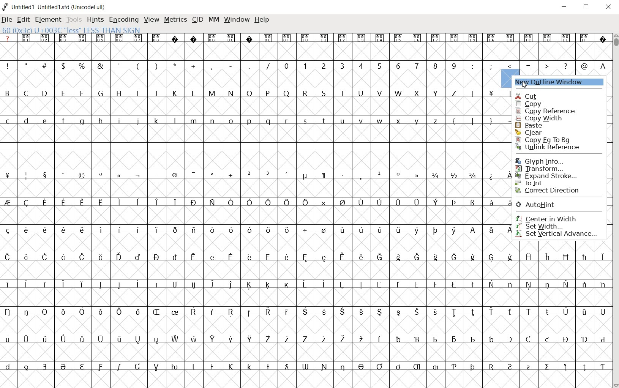  I want to click on special character, so click(494, 175).